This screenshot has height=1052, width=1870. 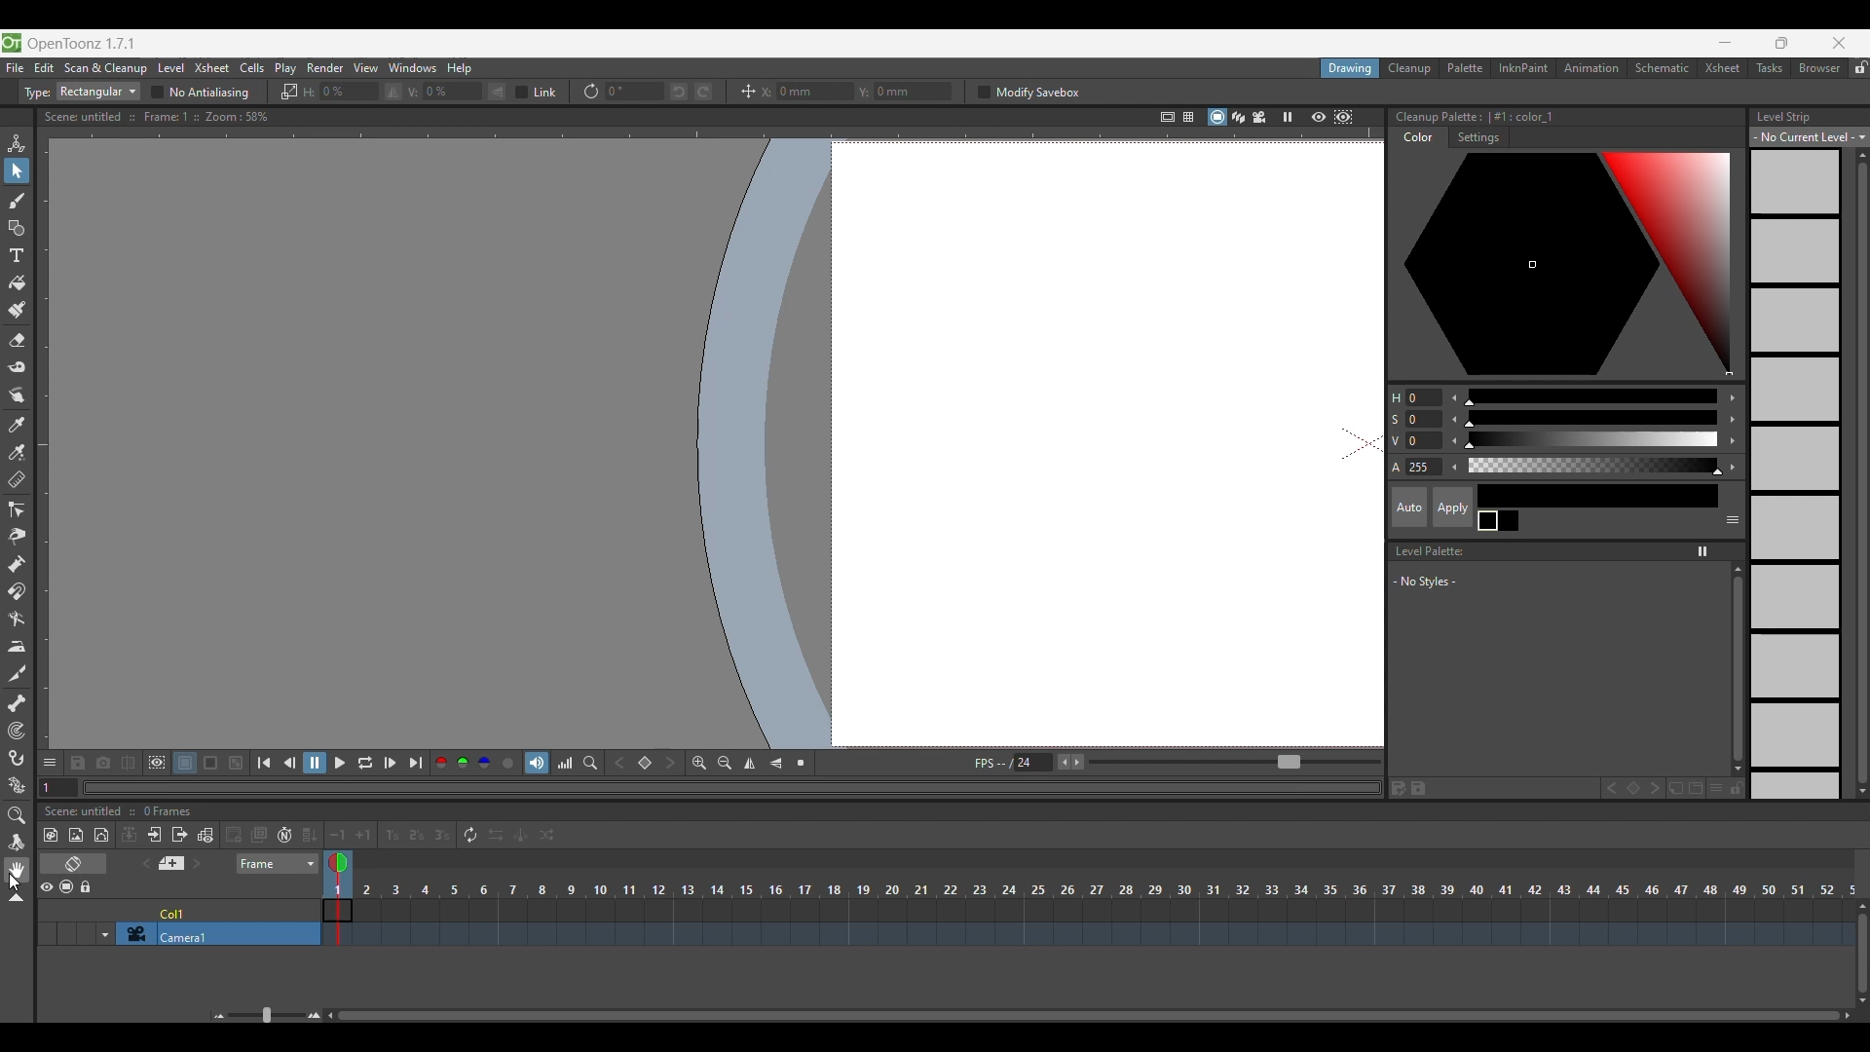 I want to click on Fill tool, so click(x=17, y=282).